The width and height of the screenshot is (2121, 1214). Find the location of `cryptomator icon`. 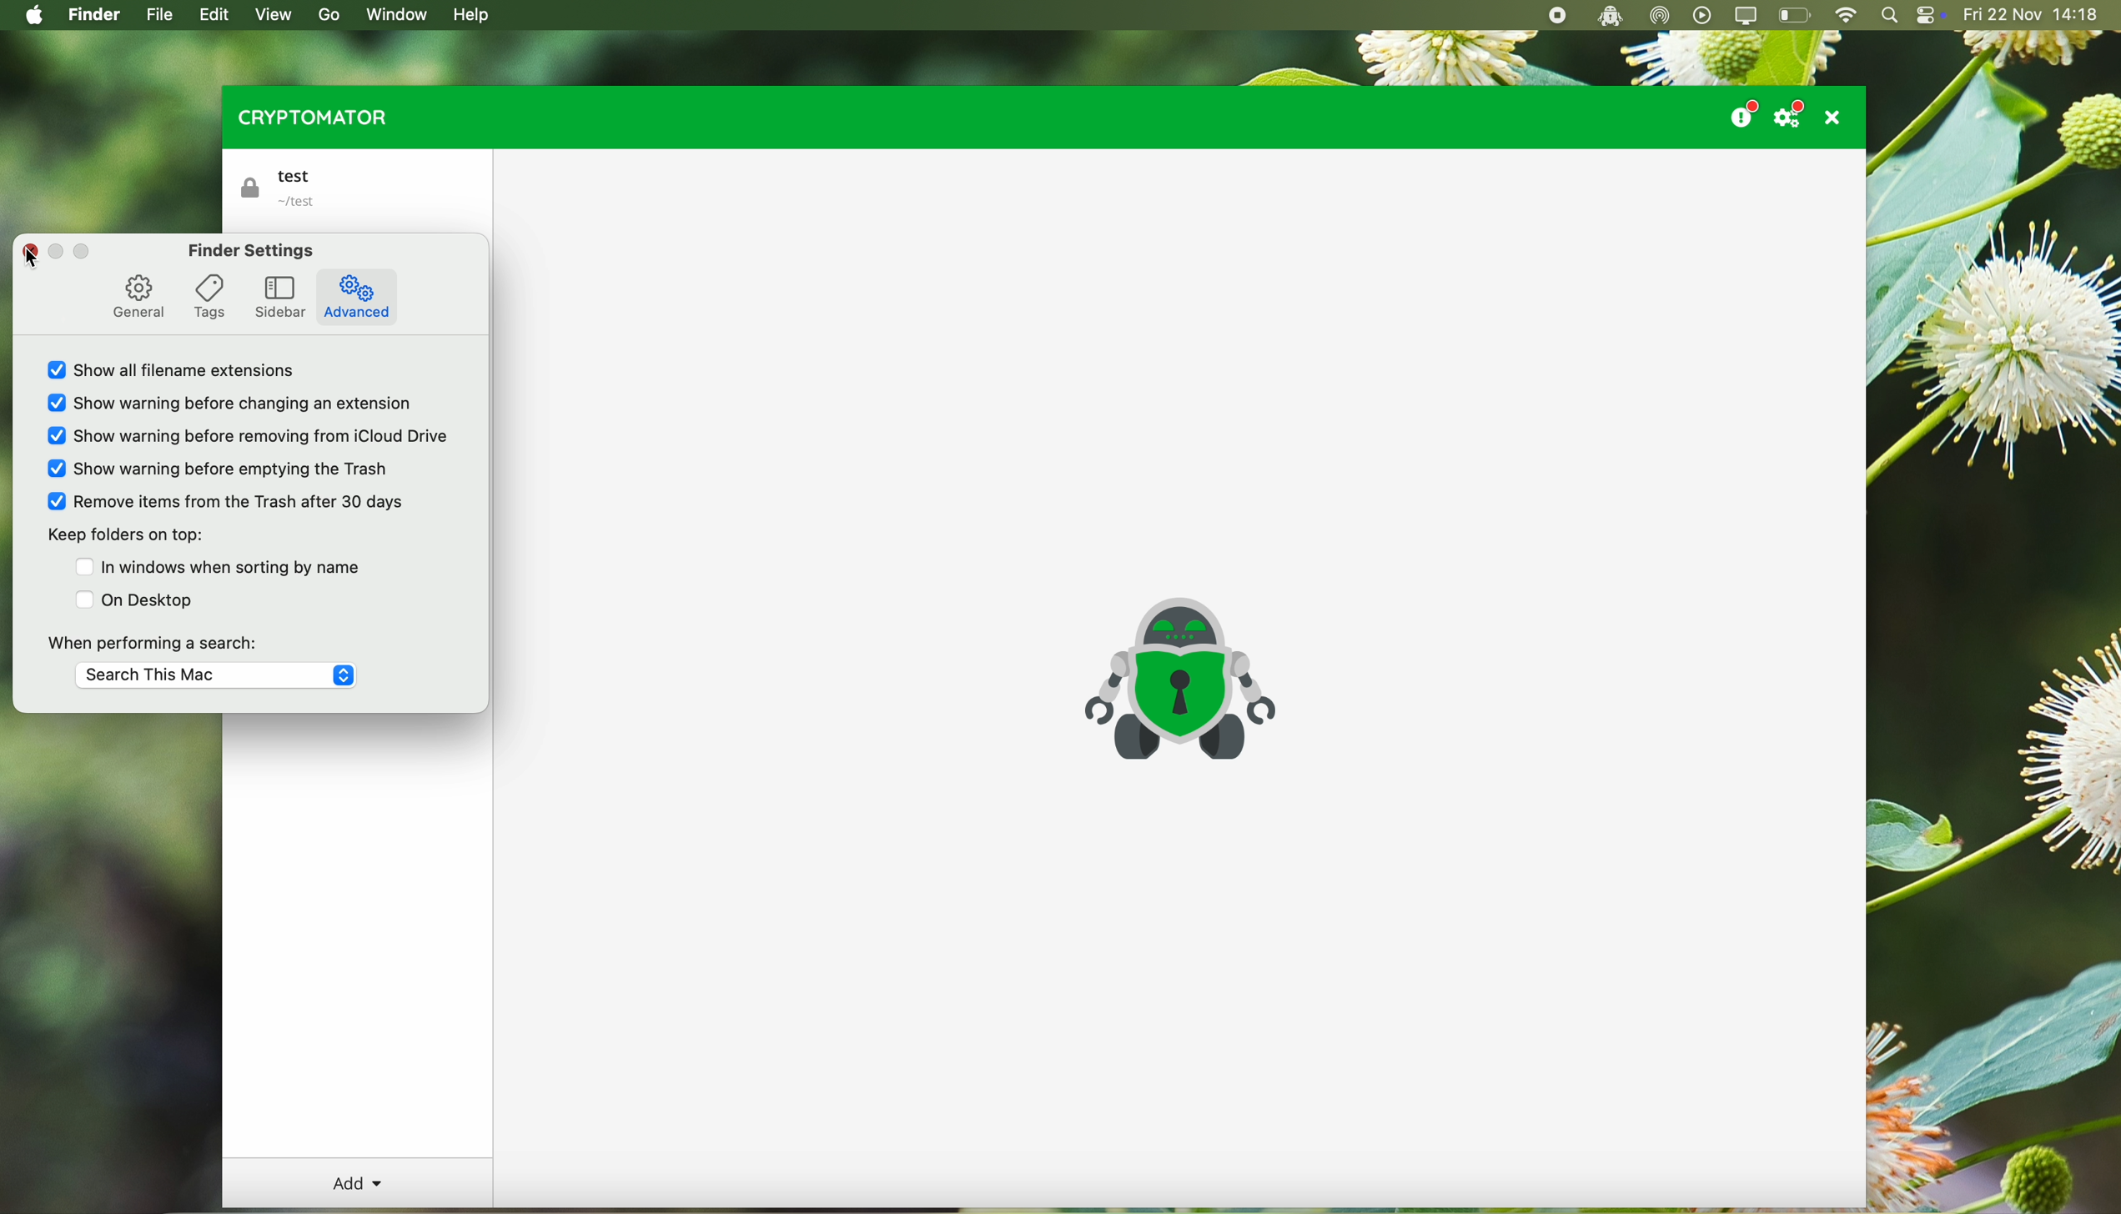

cryptomator icon is located at coordinates (1177, 680).